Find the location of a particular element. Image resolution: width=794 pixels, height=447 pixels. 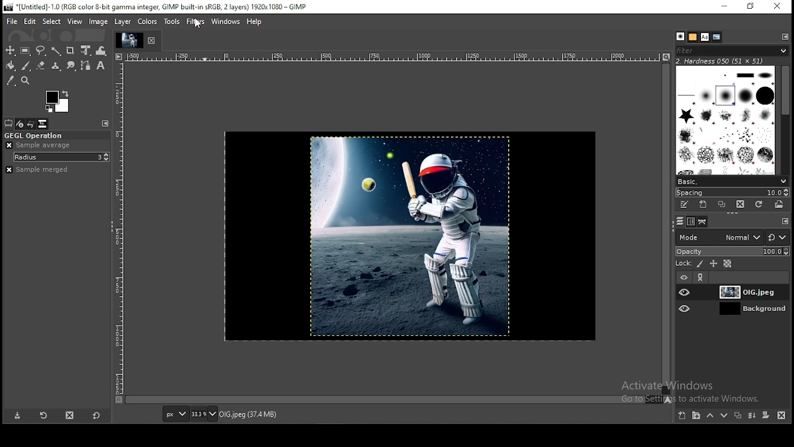

warp transform is located at coordinates (101, 50).